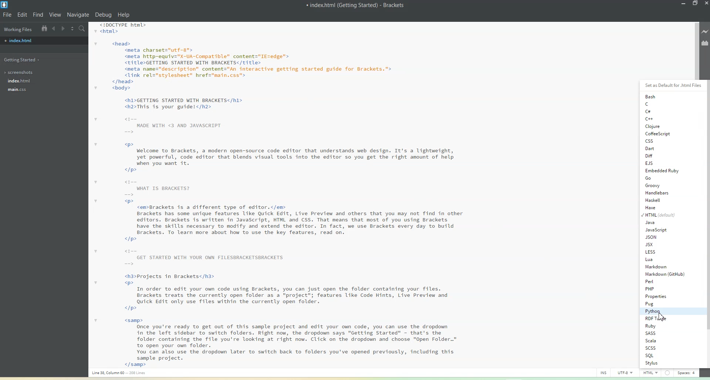  What do you see at coordinates (627, 372) in the screenshot?
I see `UTF-8` at bounding box center [627, 372].